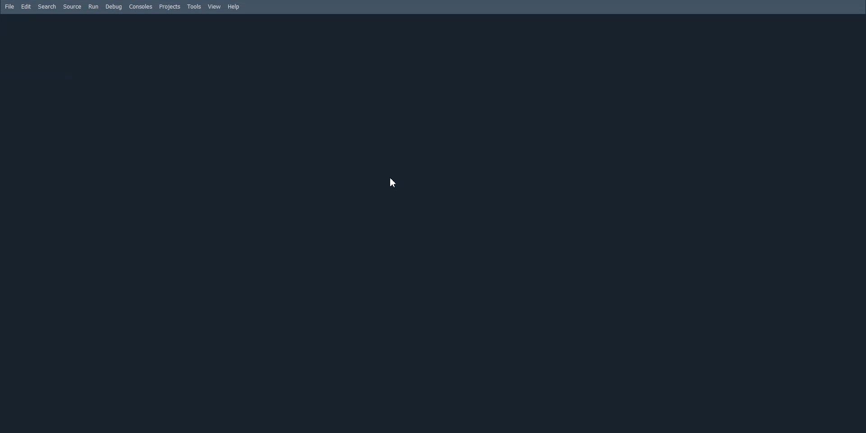  Describe the element at coordinates (9, 6) in the screenshot. I see `File` at that location.